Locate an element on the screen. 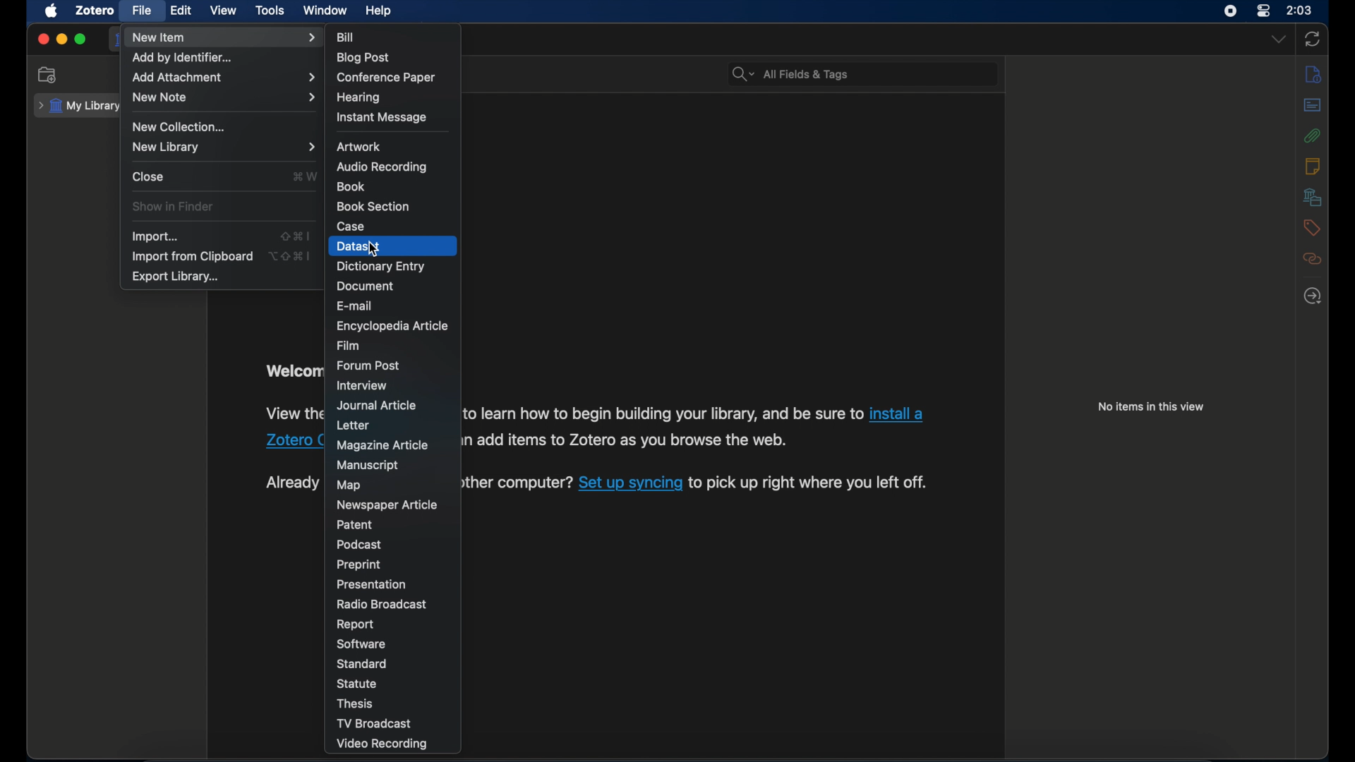 Image resolution: width=1355 pixels, height=762 pixels. tv broadcast is located at coordinates (375, 724).